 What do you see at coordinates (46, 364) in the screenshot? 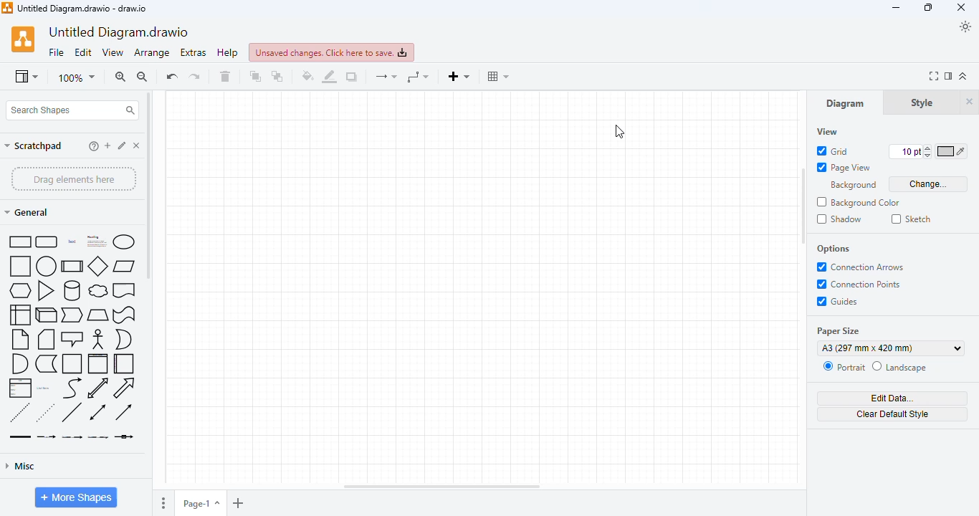
I see `data storage` at bounding box center [46, 364].